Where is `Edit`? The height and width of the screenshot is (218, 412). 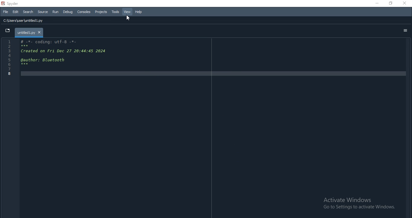
Edit is located at coordinates (15, 12).